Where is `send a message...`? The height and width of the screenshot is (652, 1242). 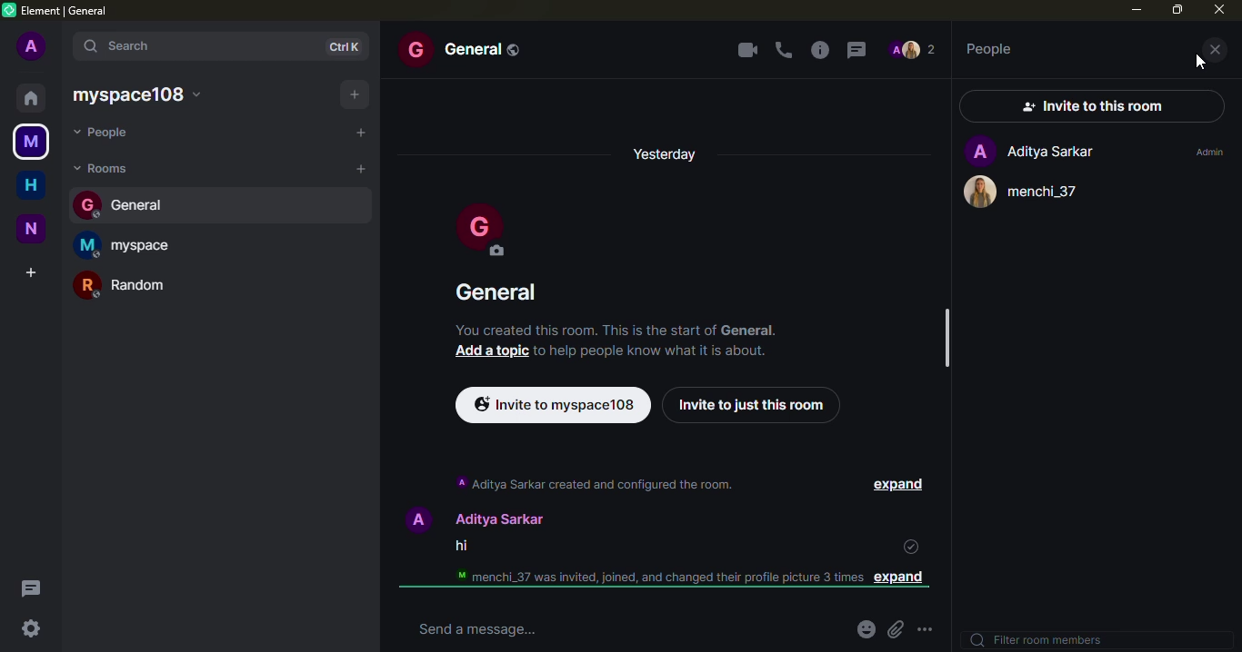
send a message... is located at coordinates (472, 628).